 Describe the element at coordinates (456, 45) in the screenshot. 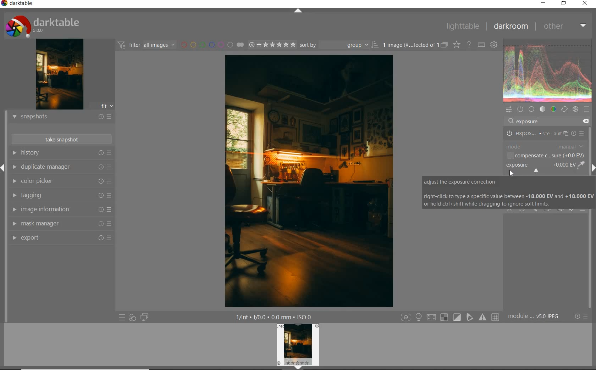

I see `change overlays shown on thumbnails` at that location.